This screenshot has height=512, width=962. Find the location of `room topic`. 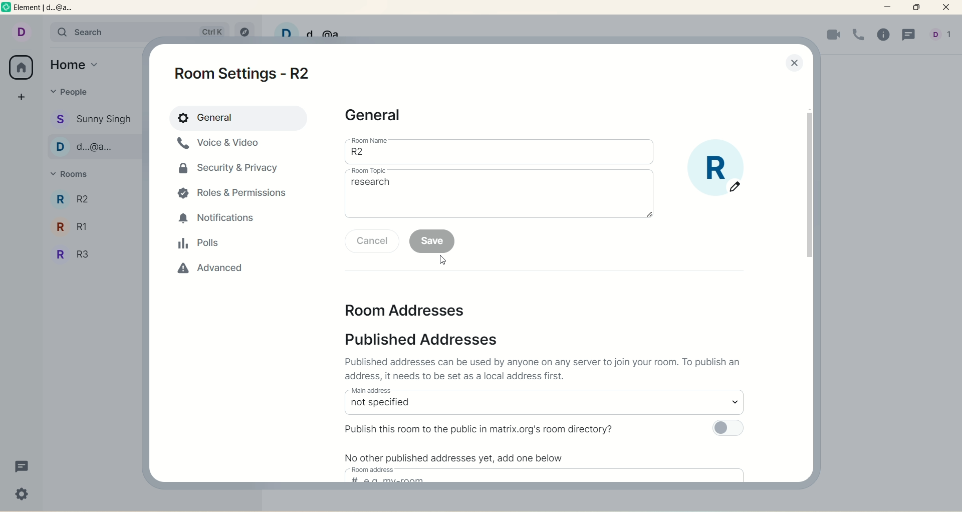

room topic is located at coordinates (369, 171).